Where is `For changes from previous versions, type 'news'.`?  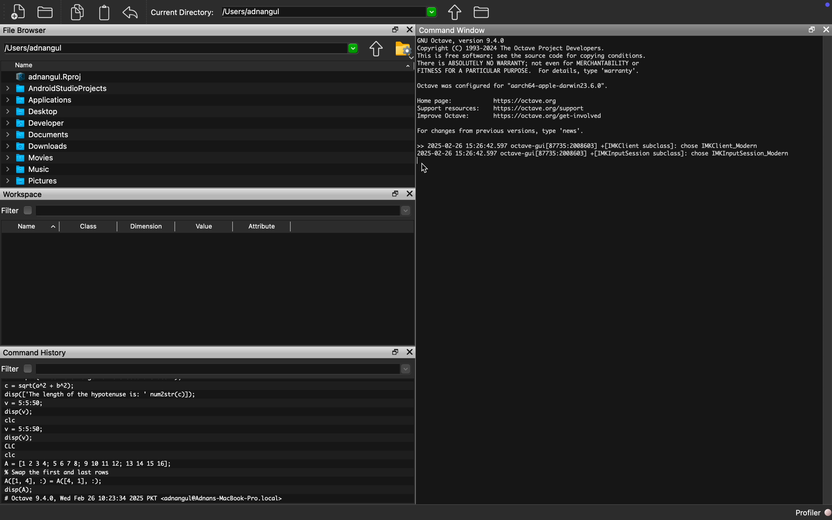 For changes from previous versions, type 'news'. is located at coordinates (502, 132).